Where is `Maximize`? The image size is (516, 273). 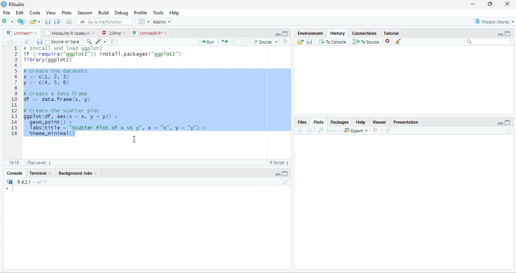
Maximize is located at coordinates (286, 34).